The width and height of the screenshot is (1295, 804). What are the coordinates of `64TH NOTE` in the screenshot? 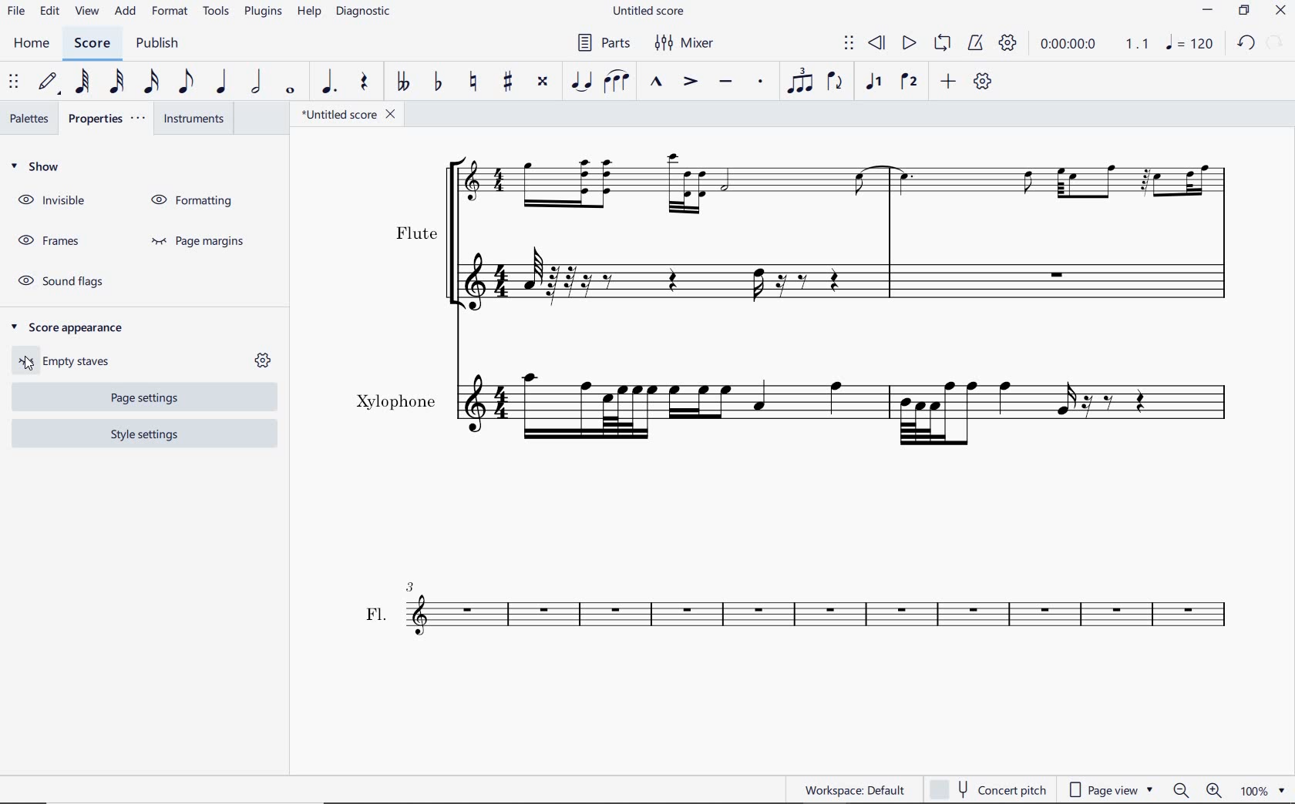 It's located at (83, 82).